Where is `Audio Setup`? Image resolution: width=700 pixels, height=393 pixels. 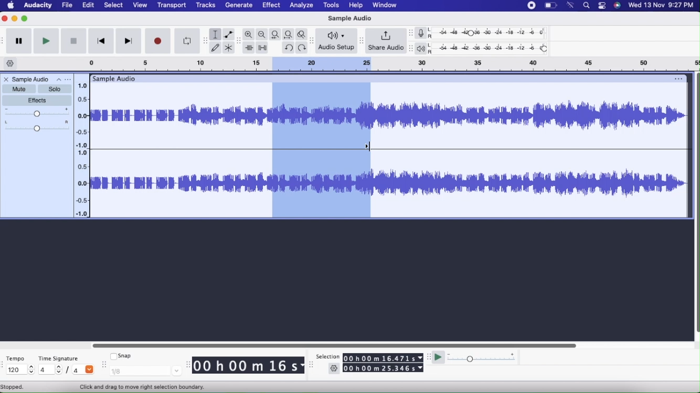
Audio Setup is located at coordinates (337, 40).